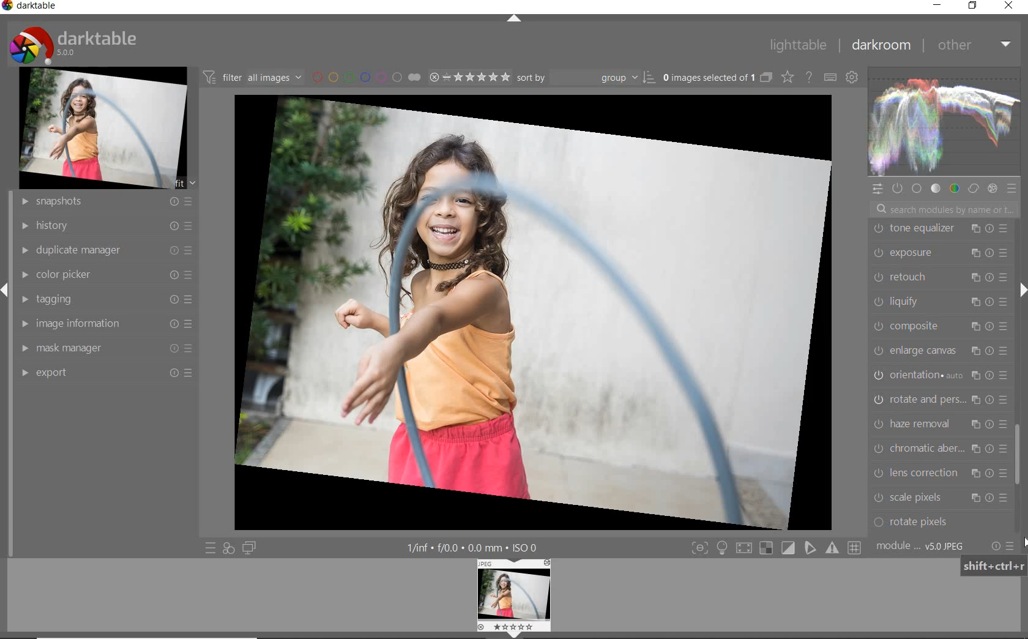 This screenshot has height=639, width=1028. Describe the element at coordinates (798, 46) in the screenshot. I see `lighttable` at that location.